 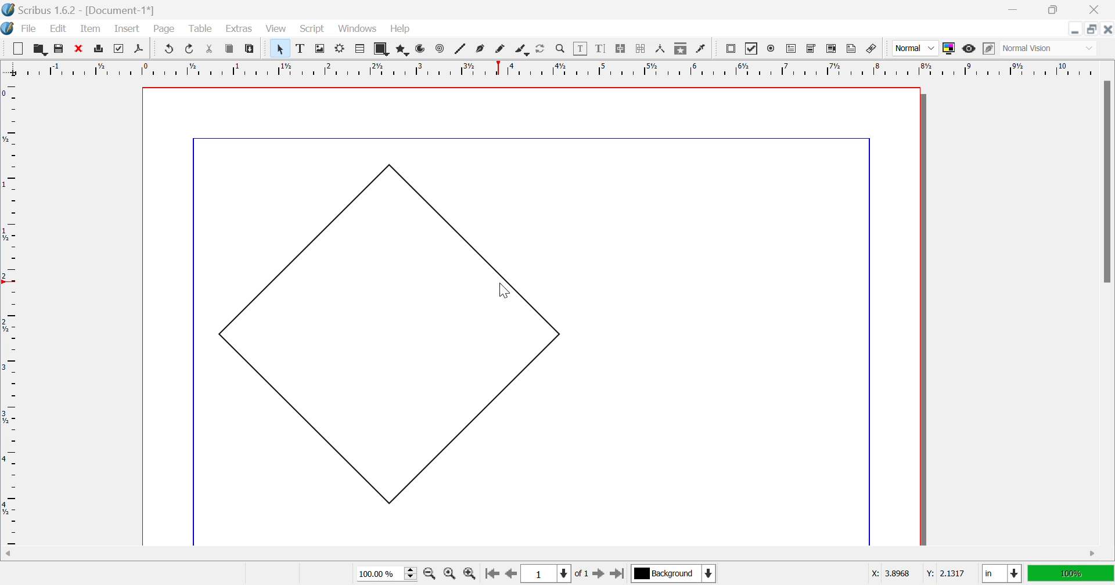 I want to click on View, so click(x=276, y=28).